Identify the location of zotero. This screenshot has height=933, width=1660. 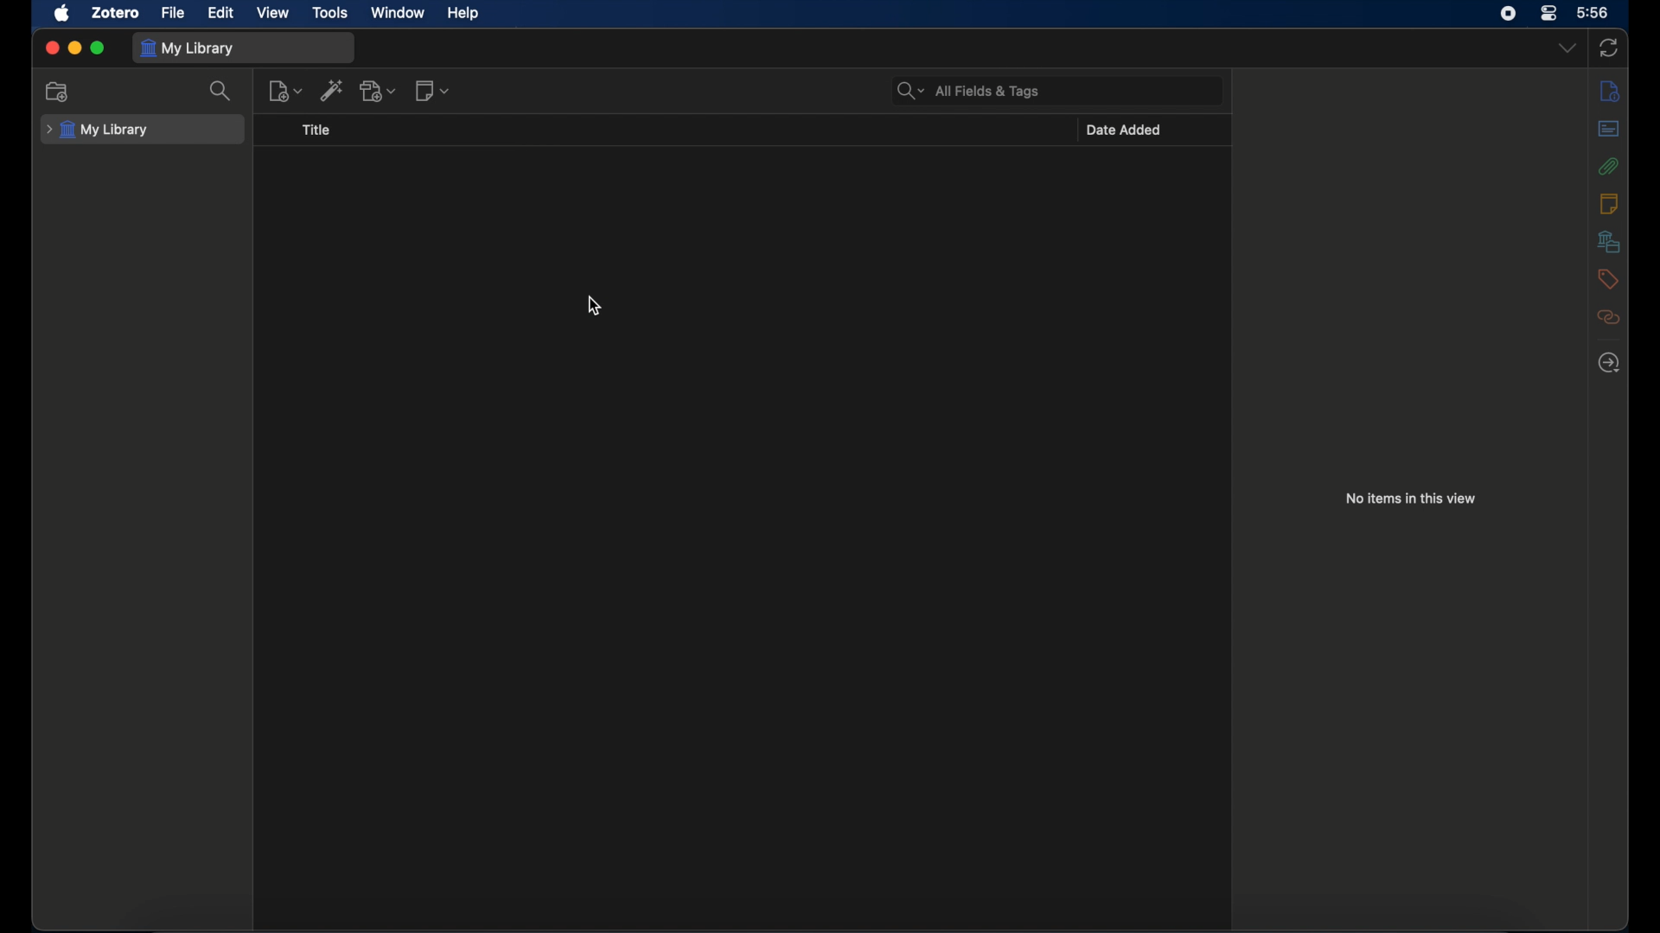
(116, 13).